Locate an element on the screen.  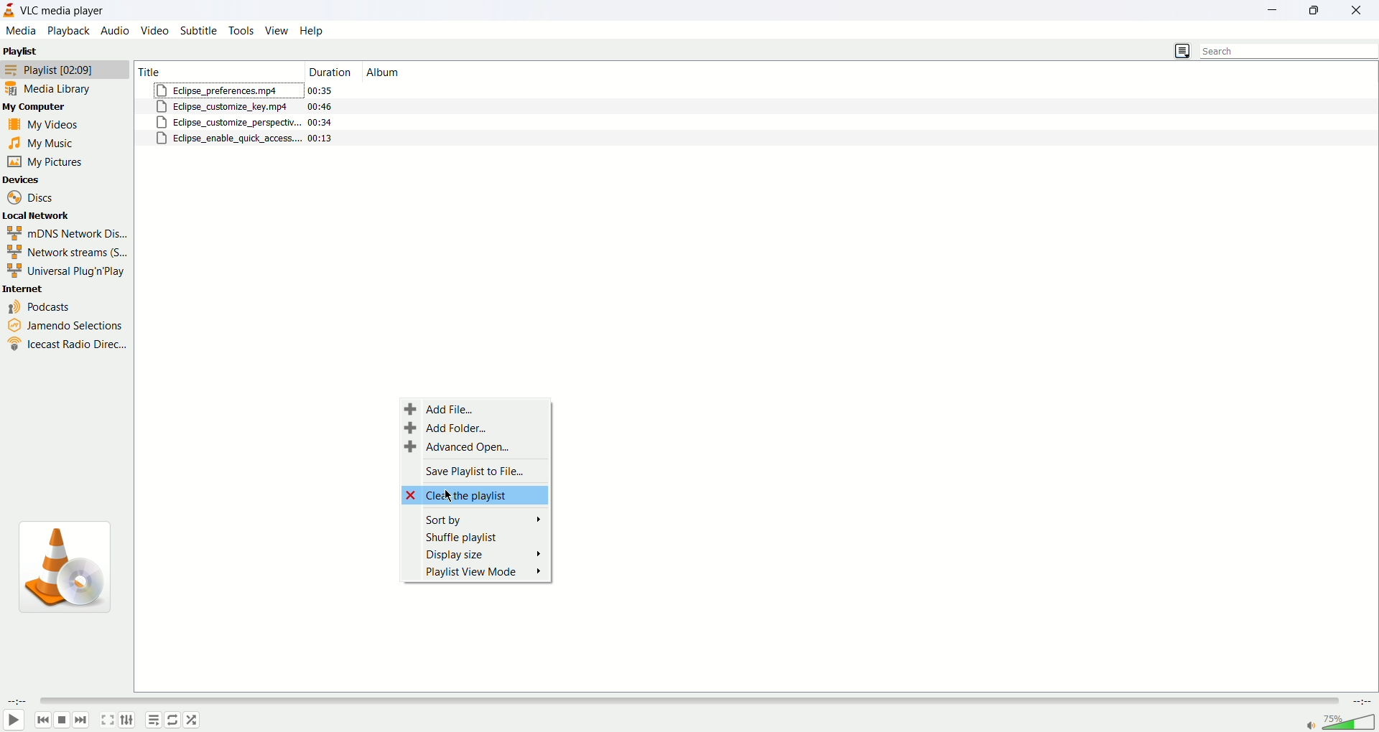
stop is located at coordinates (61, 720).